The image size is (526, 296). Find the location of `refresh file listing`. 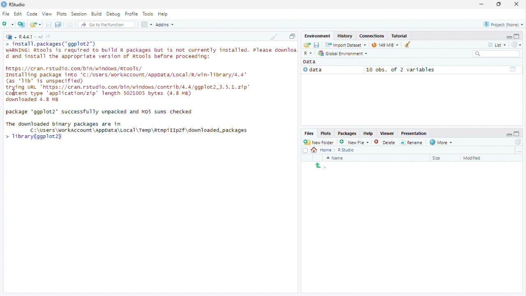

refresh file listing is located at coordinates (518, 142).